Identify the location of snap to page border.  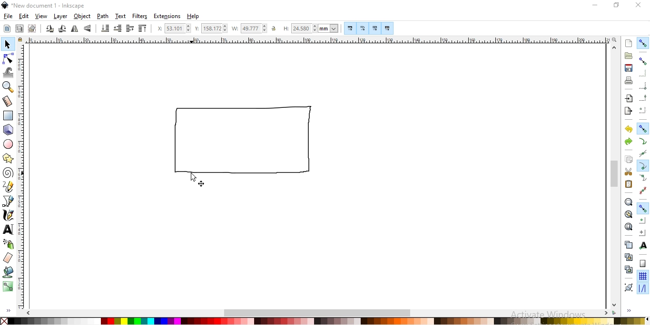
(643, 263).